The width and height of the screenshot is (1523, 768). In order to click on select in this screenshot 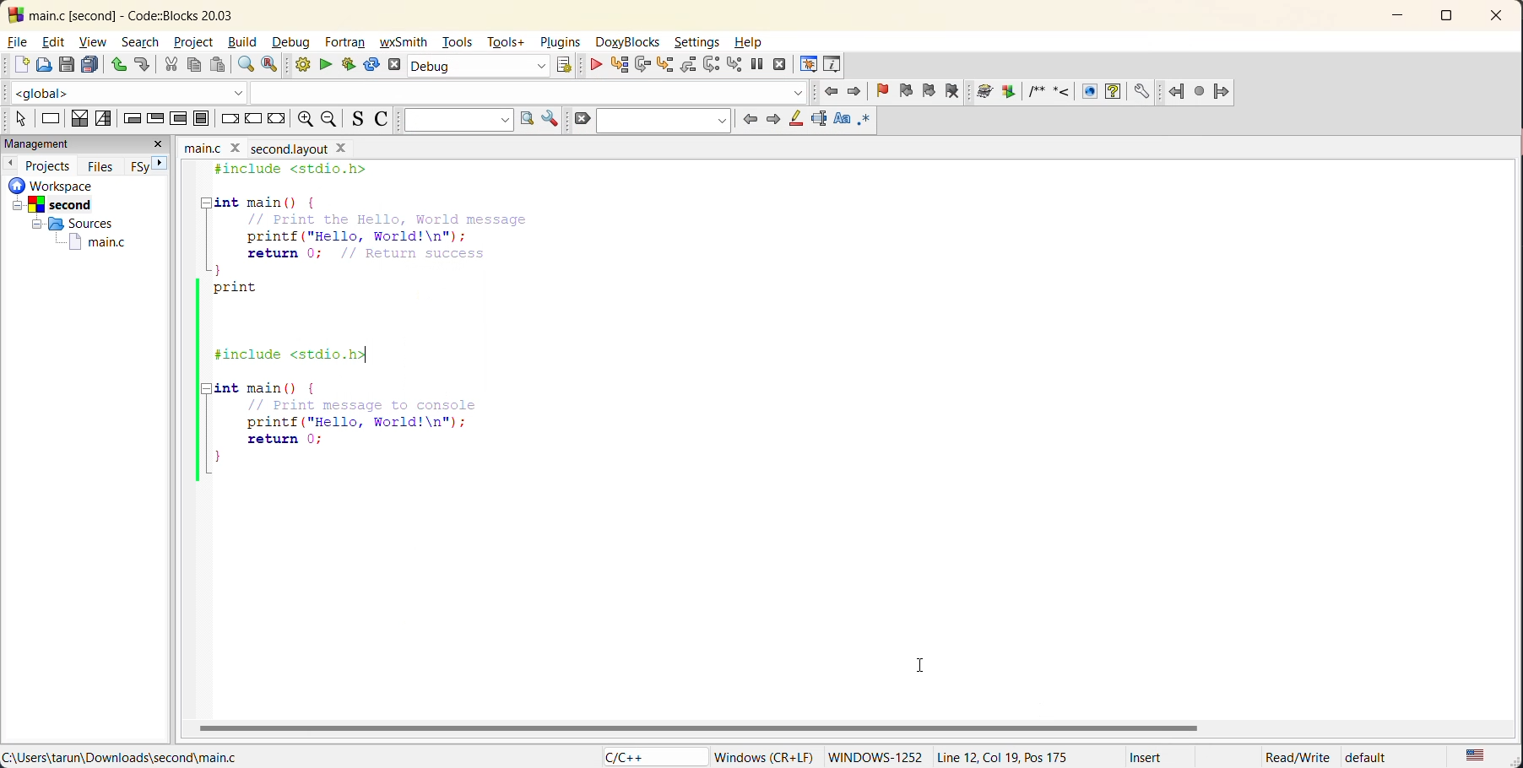, I will do `click(20, 118)`.